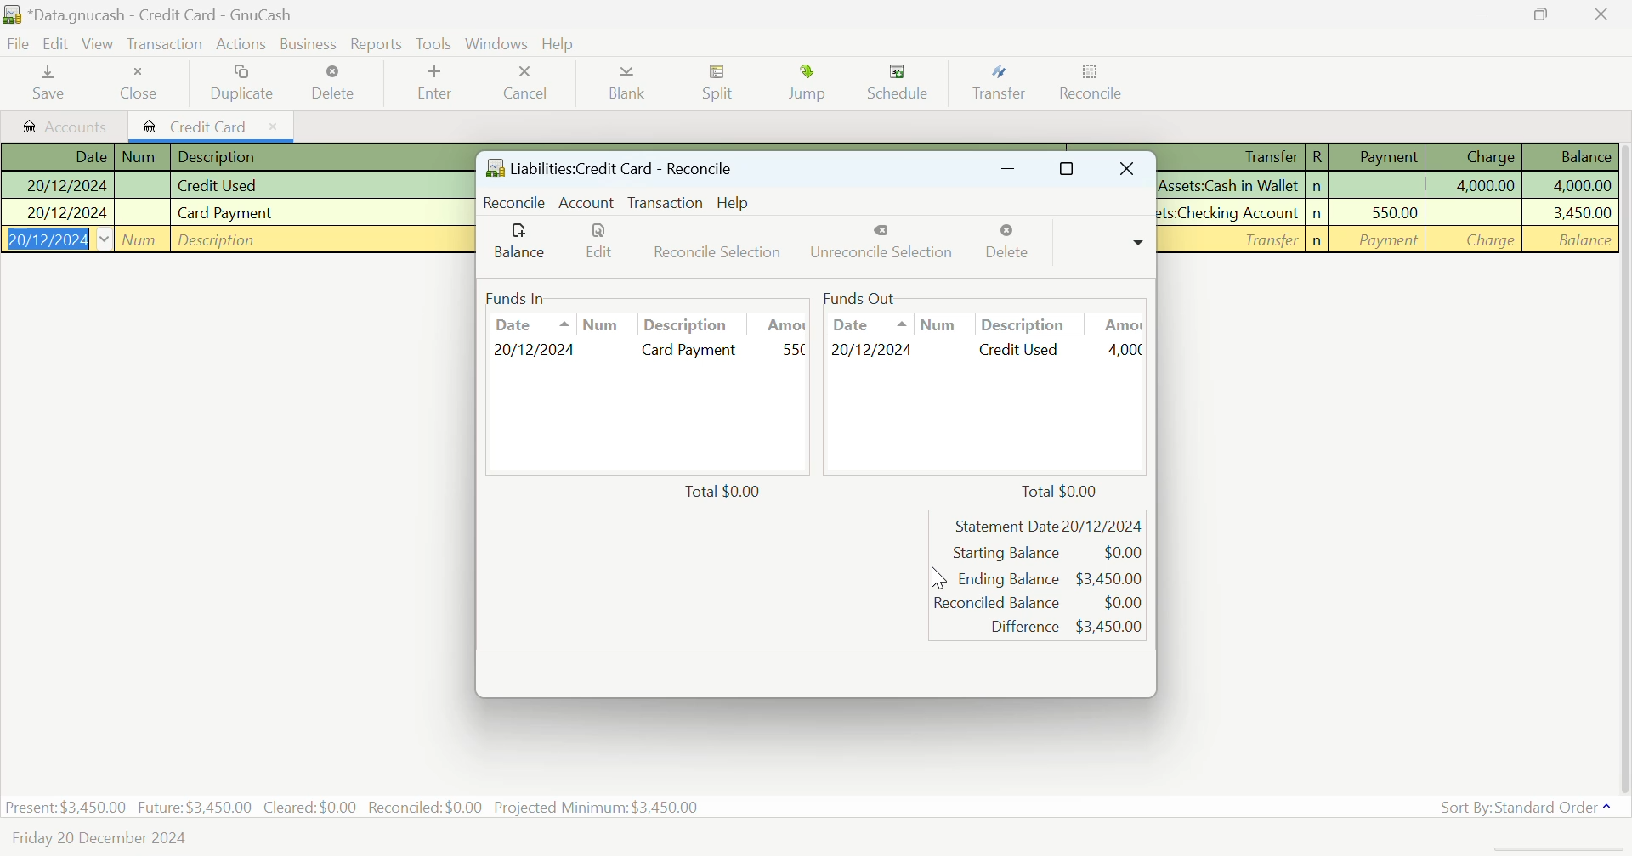 This screenshot has height=856, width=1632. What do you see at coordinates (610, 169) in the screenshot?
I see `Liabilities: Credit Card` at bounding box center [610, 169].